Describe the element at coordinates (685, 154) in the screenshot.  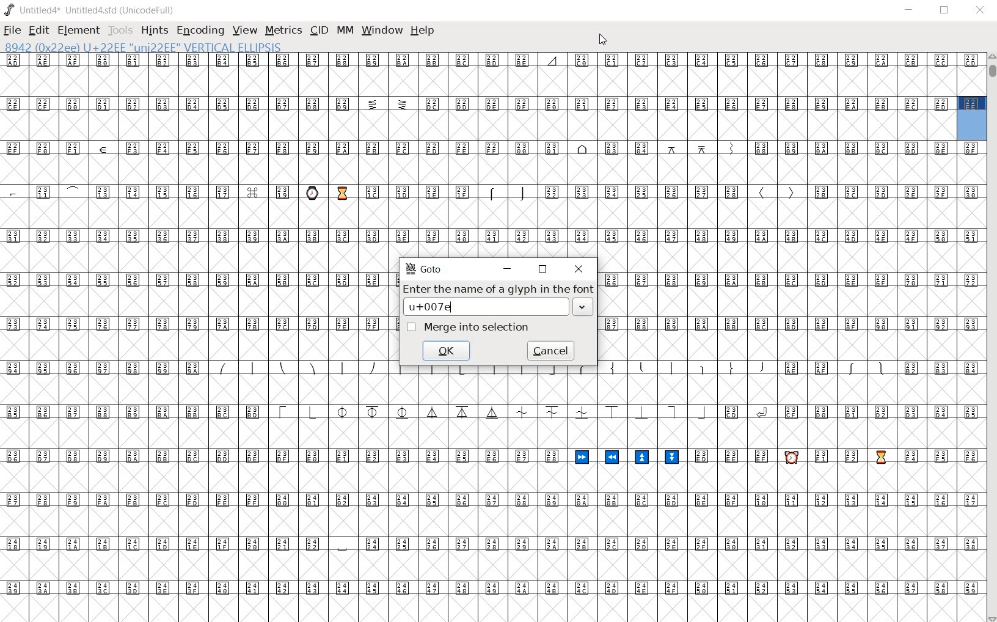
I see `glyph characters` at that location.